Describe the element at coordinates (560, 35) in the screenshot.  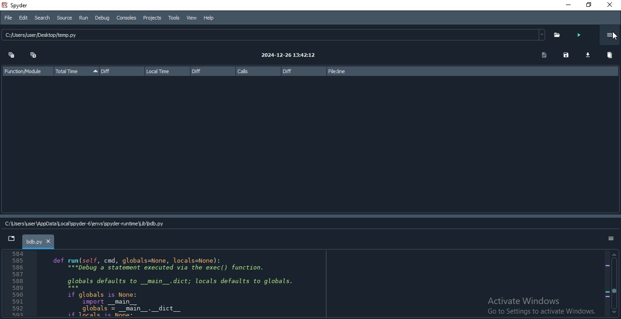
I see `open folder` at that location.